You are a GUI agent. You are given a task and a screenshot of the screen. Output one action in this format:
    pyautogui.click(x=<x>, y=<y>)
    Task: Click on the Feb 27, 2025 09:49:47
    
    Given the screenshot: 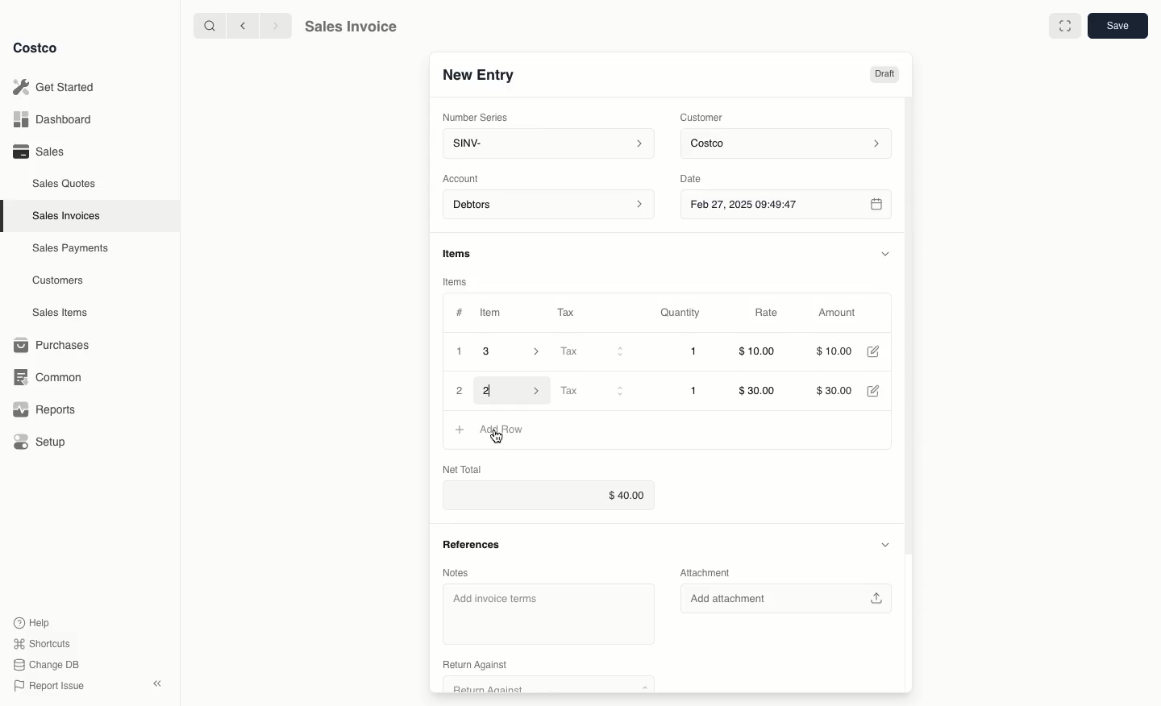 What is the action you would take?
    pyautogui.click(x=785, y=204)
    